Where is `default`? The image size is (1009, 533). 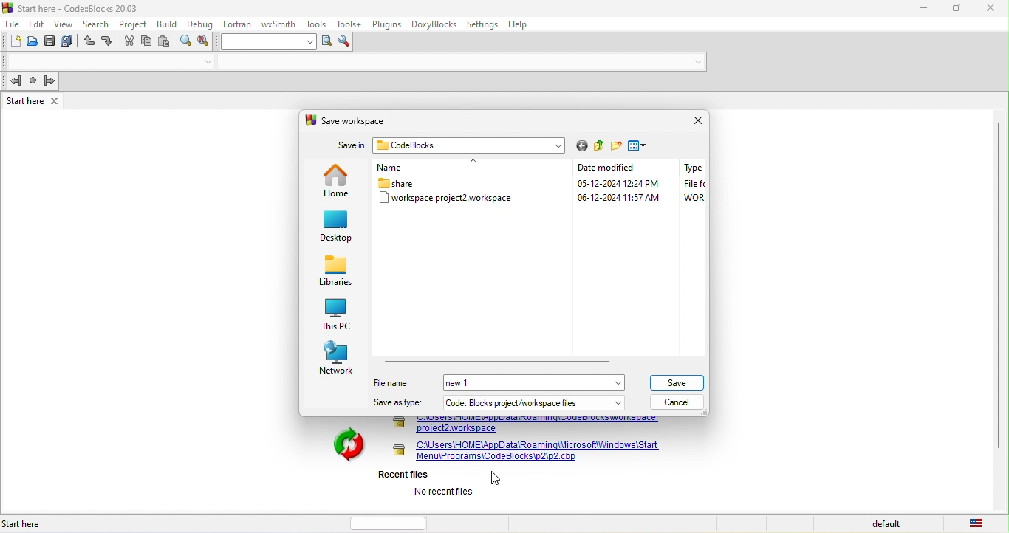
default is located at coordinates (889, 524).